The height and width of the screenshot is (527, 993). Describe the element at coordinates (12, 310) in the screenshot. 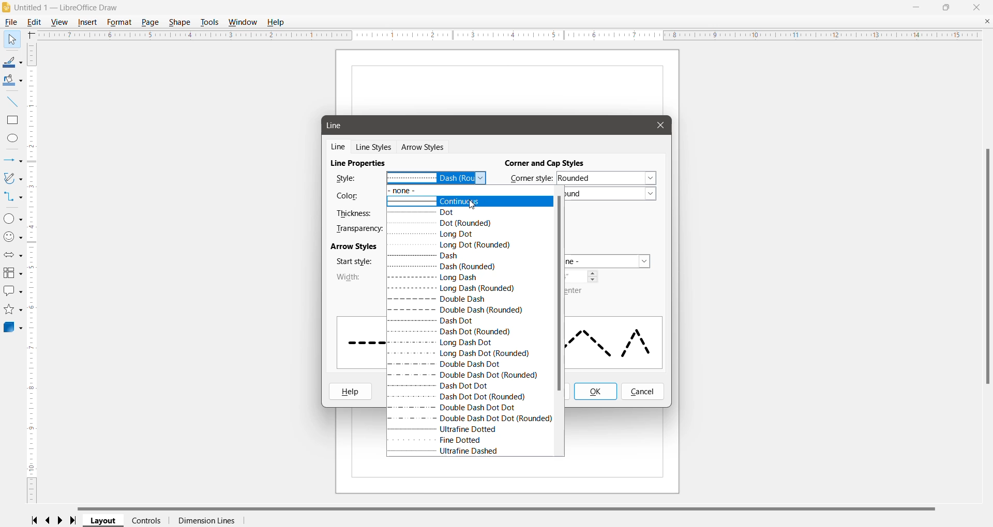

I see `Stars and Banners` at that location.